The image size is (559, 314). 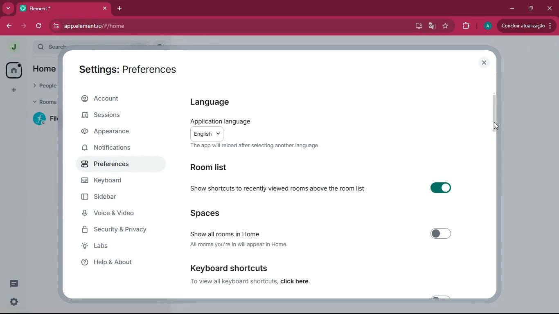 I want to click on All rooms you're in will appear in Home., so click(x=242, y=245).